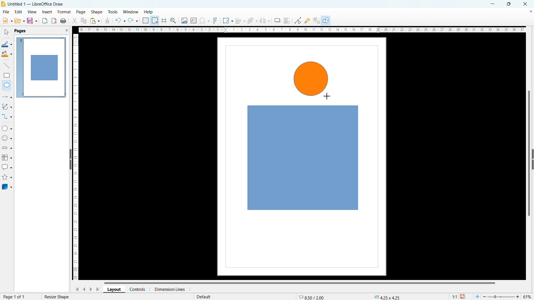 The height and width of the screenshot is (300, 534). I want to click on redo, so click(133, 21).